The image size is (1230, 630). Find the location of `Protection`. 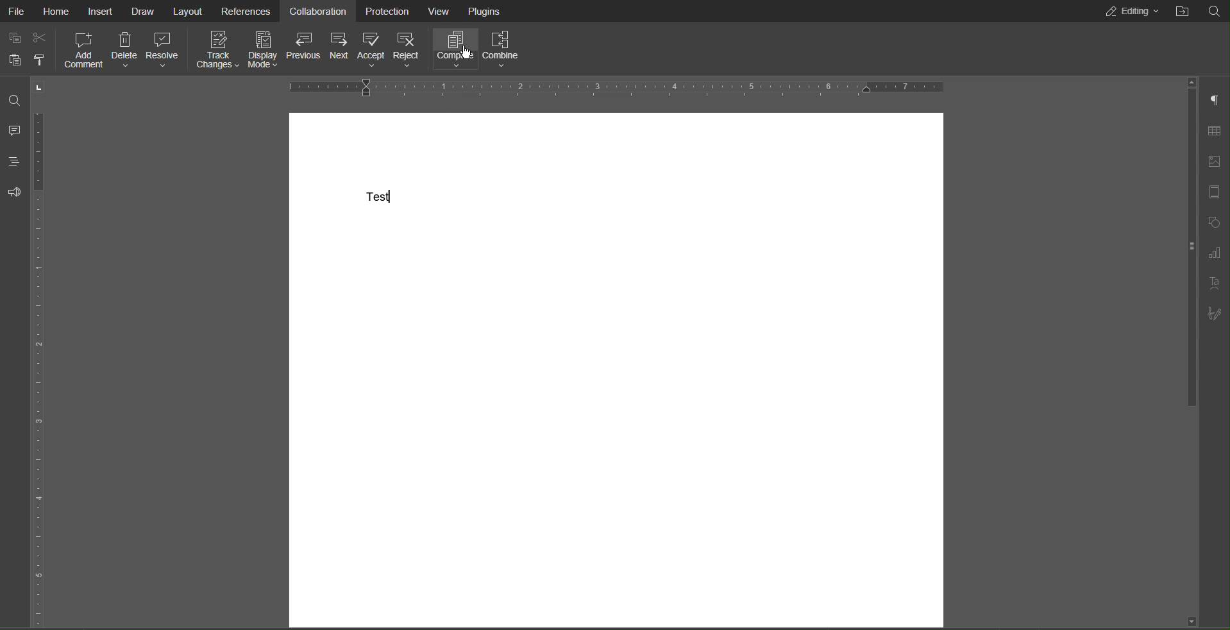

Protection is located at coordinates (389, 11).